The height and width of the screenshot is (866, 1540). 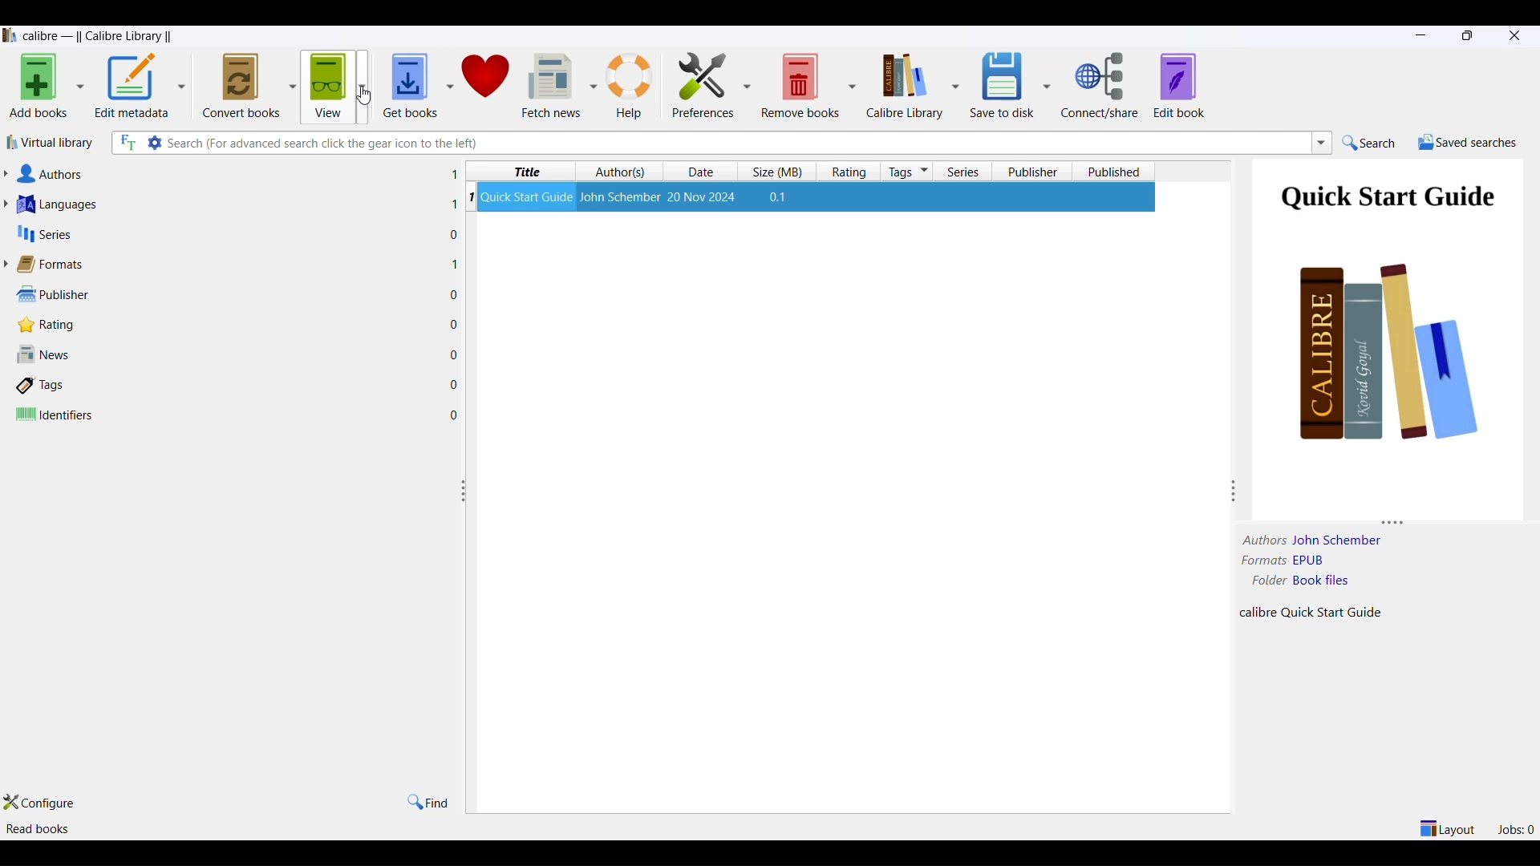 What do you see at coordinates (781, 171) in the screenshot?
I see `size` at bounding box center [781, 171].